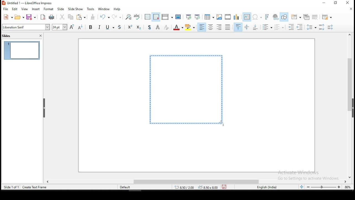 This screenshot has width=355, height=200. Describe the element at coordinates (266, 187) in the screenshot. I see `english (india)` at that location.